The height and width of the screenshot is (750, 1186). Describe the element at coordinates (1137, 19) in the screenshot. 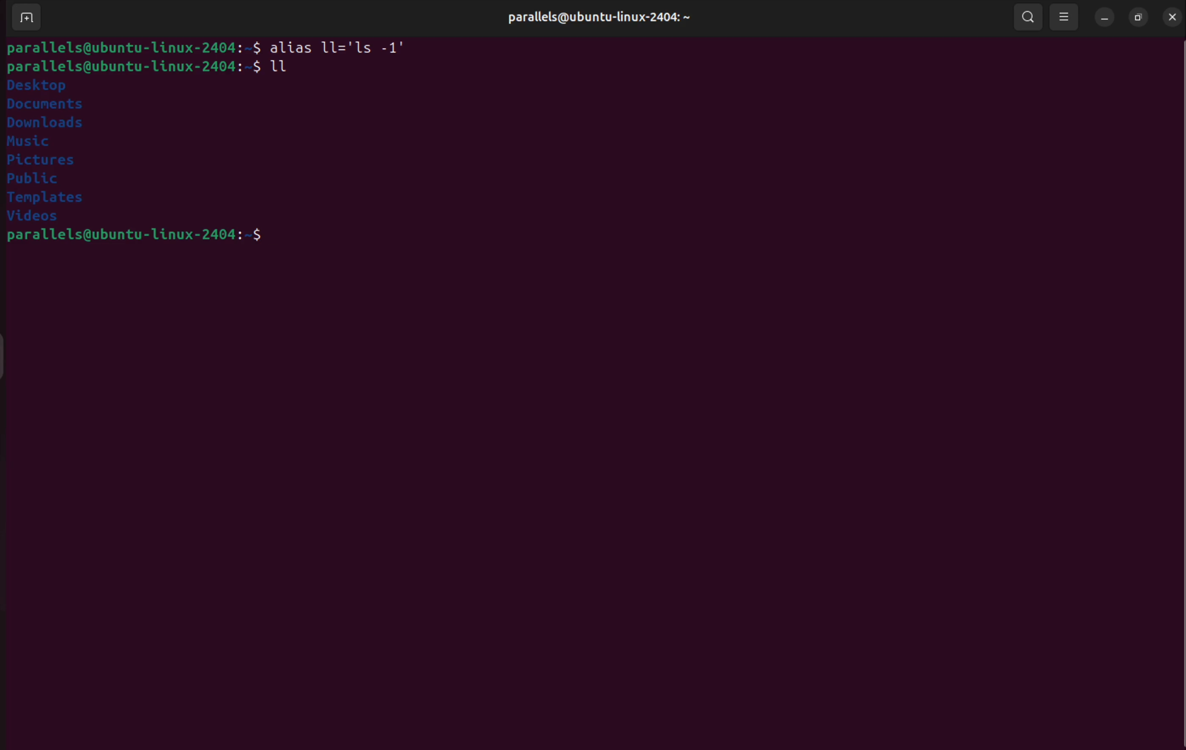

I see `resize` at that location.